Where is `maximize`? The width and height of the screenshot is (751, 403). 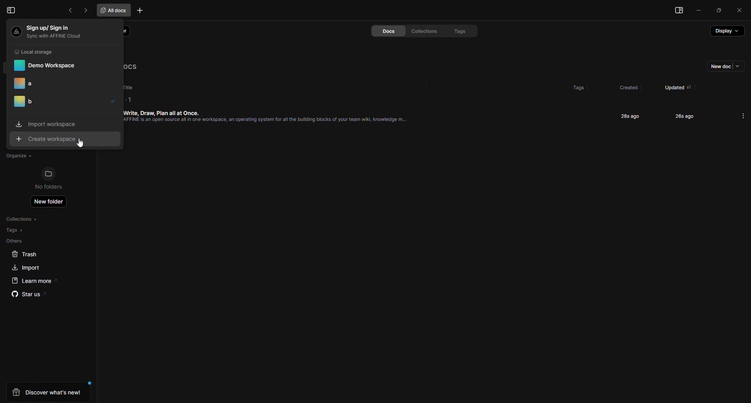 maximize is located at coordinates (719, 11).